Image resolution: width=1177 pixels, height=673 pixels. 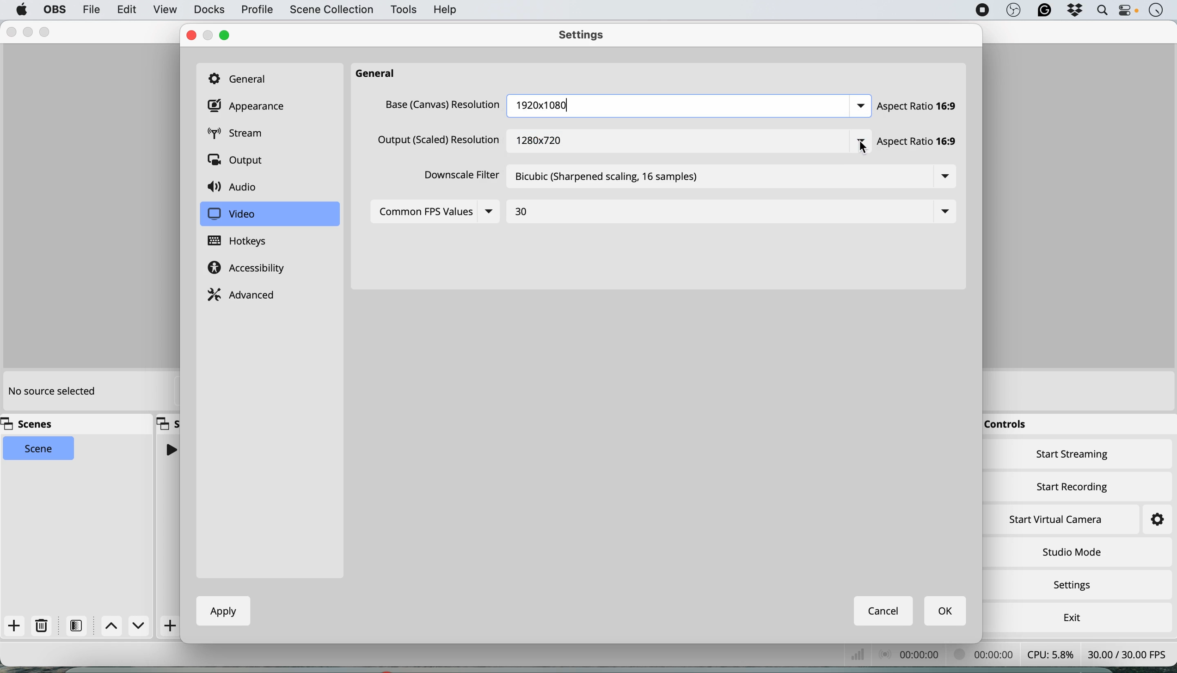 I want to click on edit, so click(x=128, y=10).